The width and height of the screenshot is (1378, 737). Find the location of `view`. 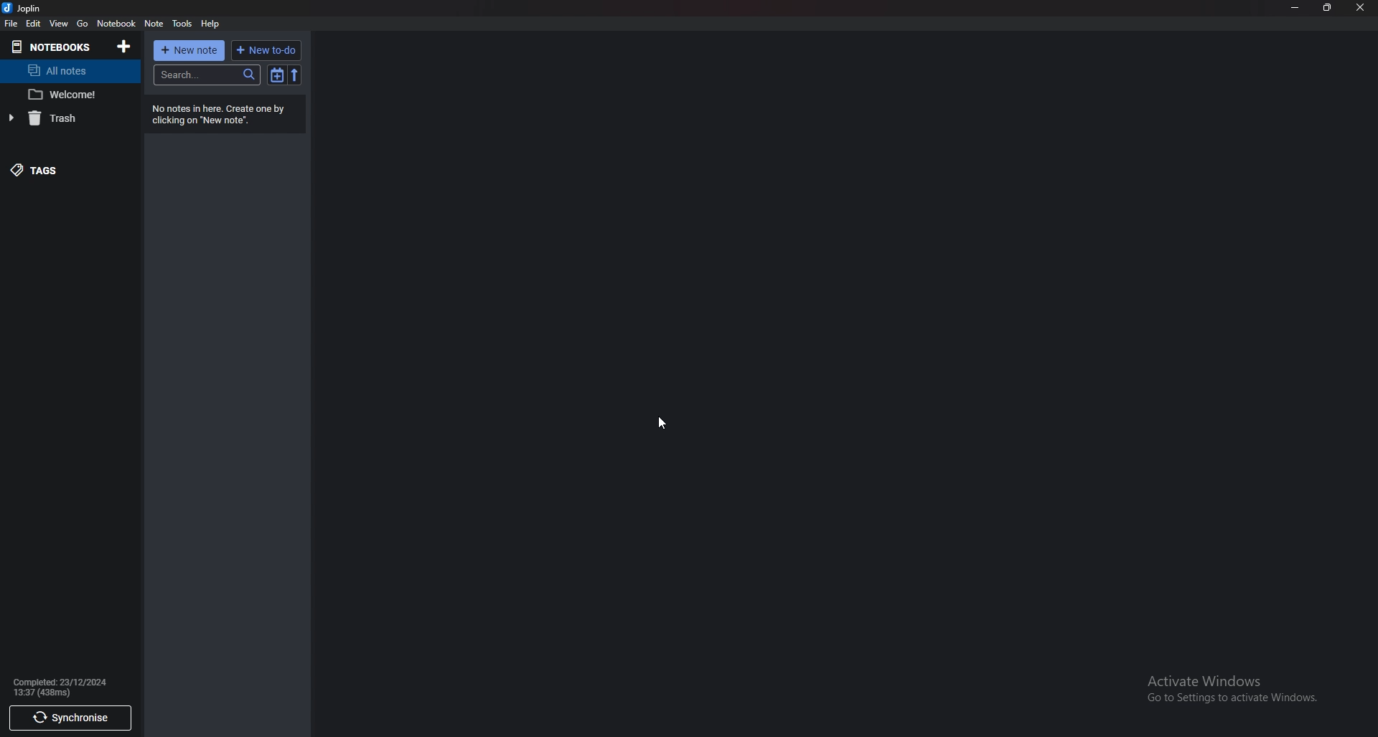

view is located at coordinates (59, 23).